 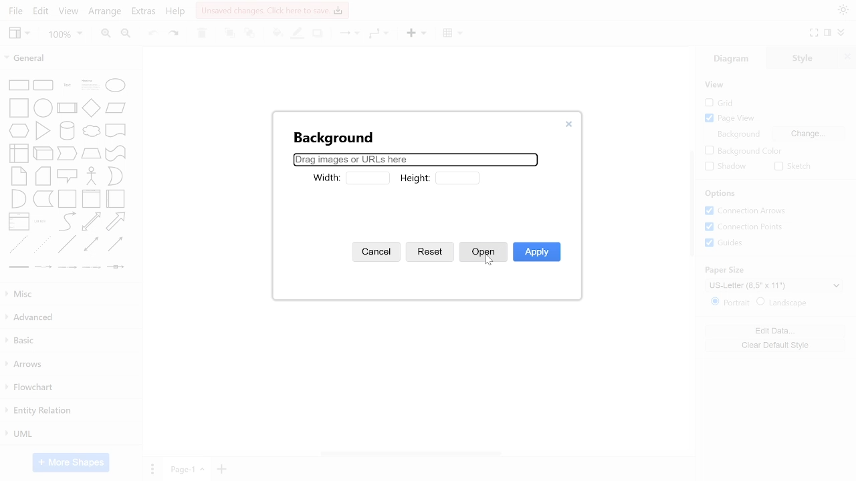 What do you see at coordinates (18, 220) in the screenshot?
I see `general shapes` at bounding box center [18, 220].